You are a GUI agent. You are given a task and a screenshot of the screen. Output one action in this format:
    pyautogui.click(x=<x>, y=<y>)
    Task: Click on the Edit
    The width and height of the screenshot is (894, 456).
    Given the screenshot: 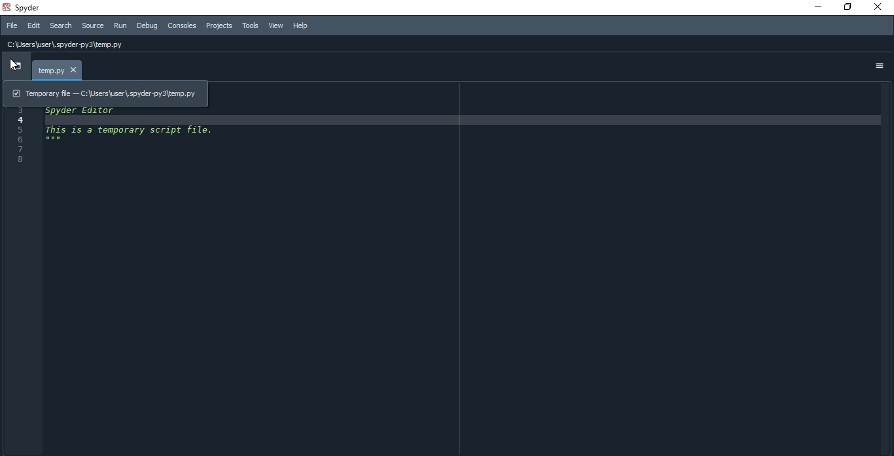 What is the action you would take?
    pyautogui.click(x=35, y=25)
    